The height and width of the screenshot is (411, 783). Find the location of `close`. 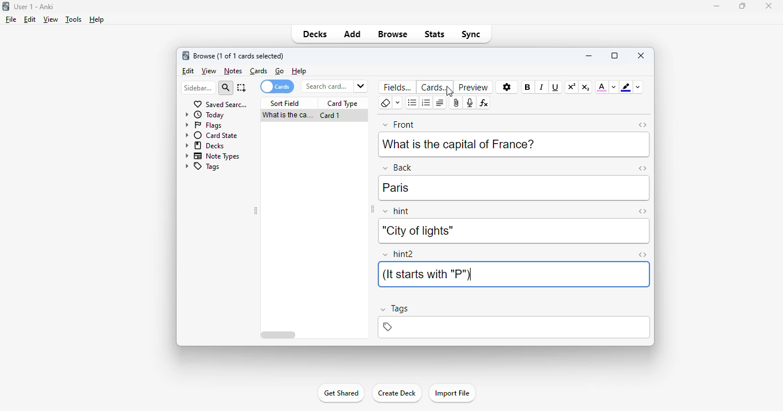

close is located at coordinates (769, 6).